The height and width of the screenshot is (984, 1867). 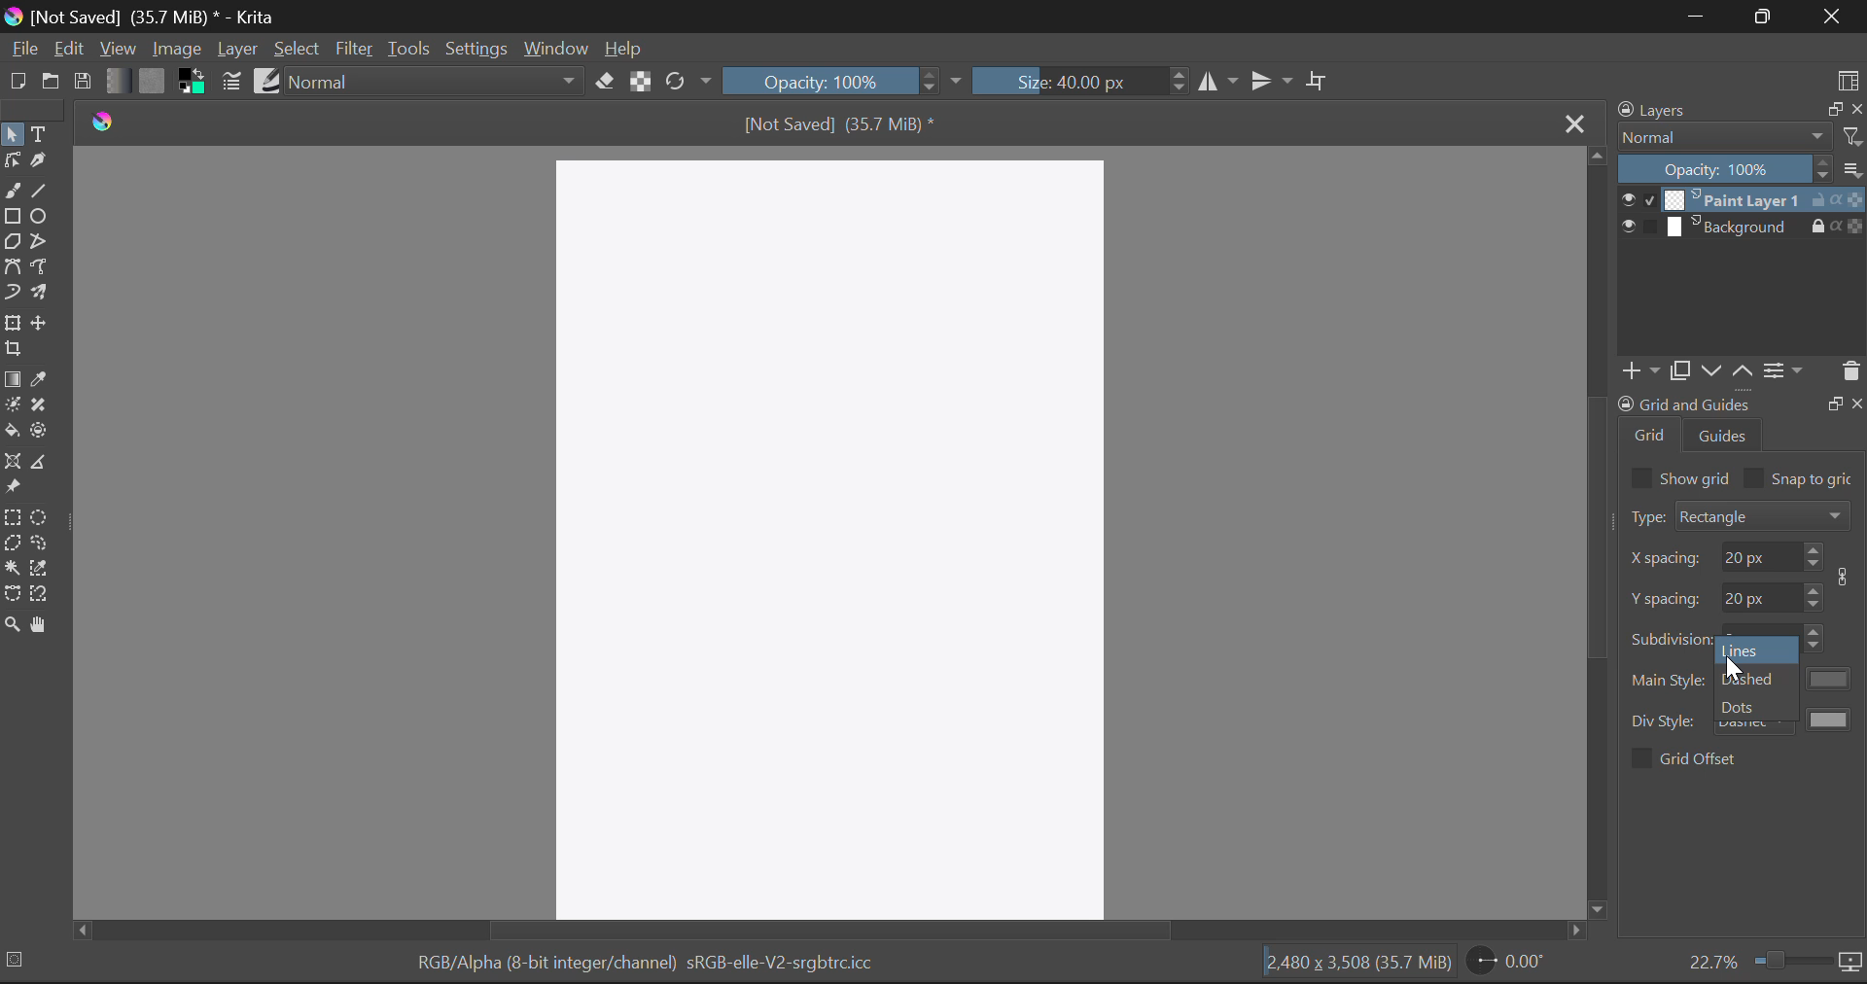 What do you see at coordinates (1639, 477) in the screenshot?
I see `checkbox` at bounding box center [1639, 477].